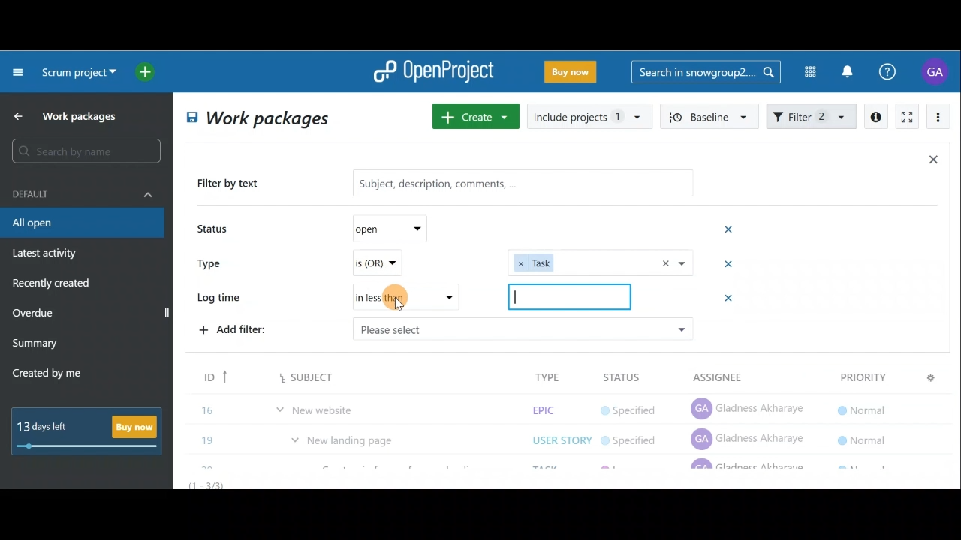 This screenshot has height=540, width=961. Describe the element at coordinates (706, 70) in the screenshot. I see `Search bar` at that location.